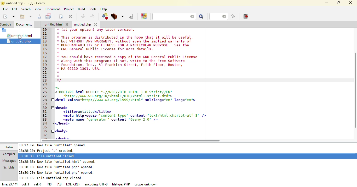 This screenshot has height=187, width=357. What do you see at coordinates (67, 24) in the screenshot?
I see `close` at bounding box center [67, 24].